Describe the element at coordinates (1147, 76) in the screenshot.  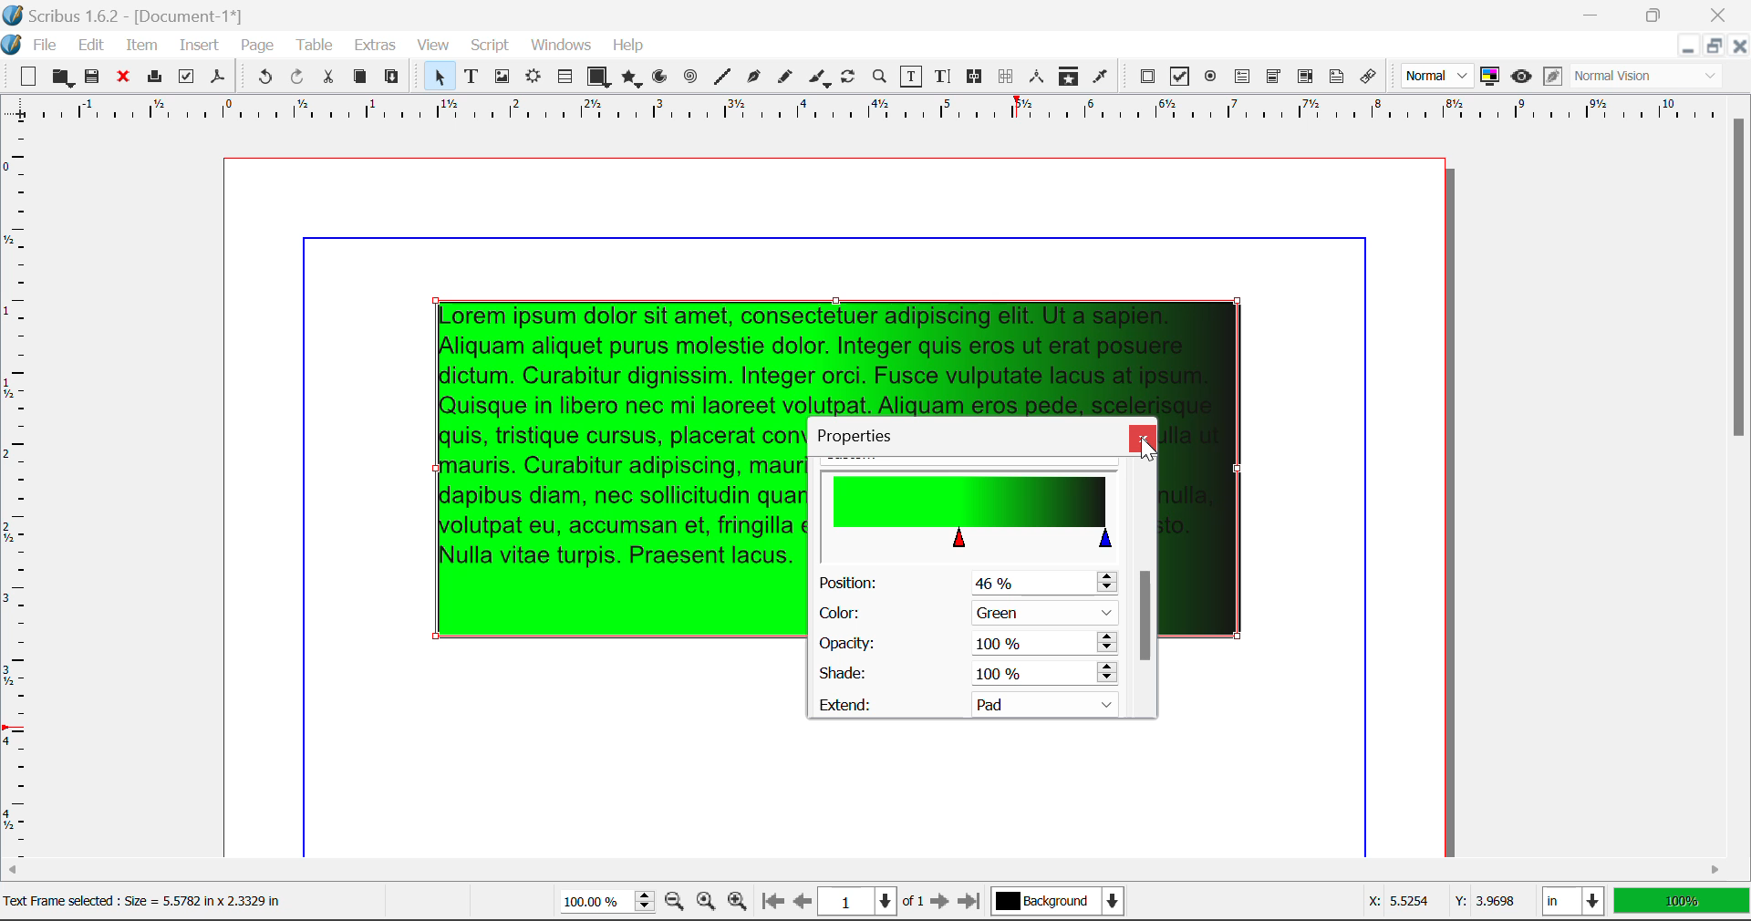
I see `PDF Push Button` at that location.